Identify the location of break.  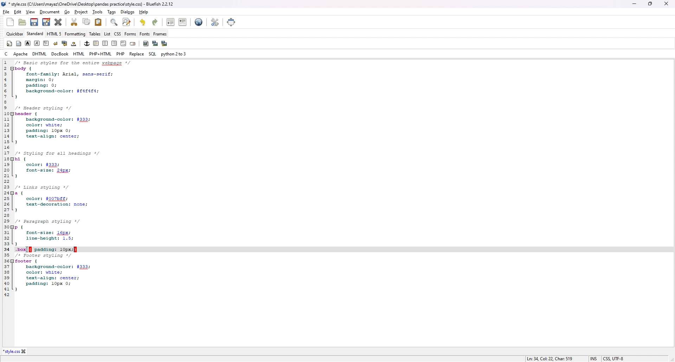
(55, 43).